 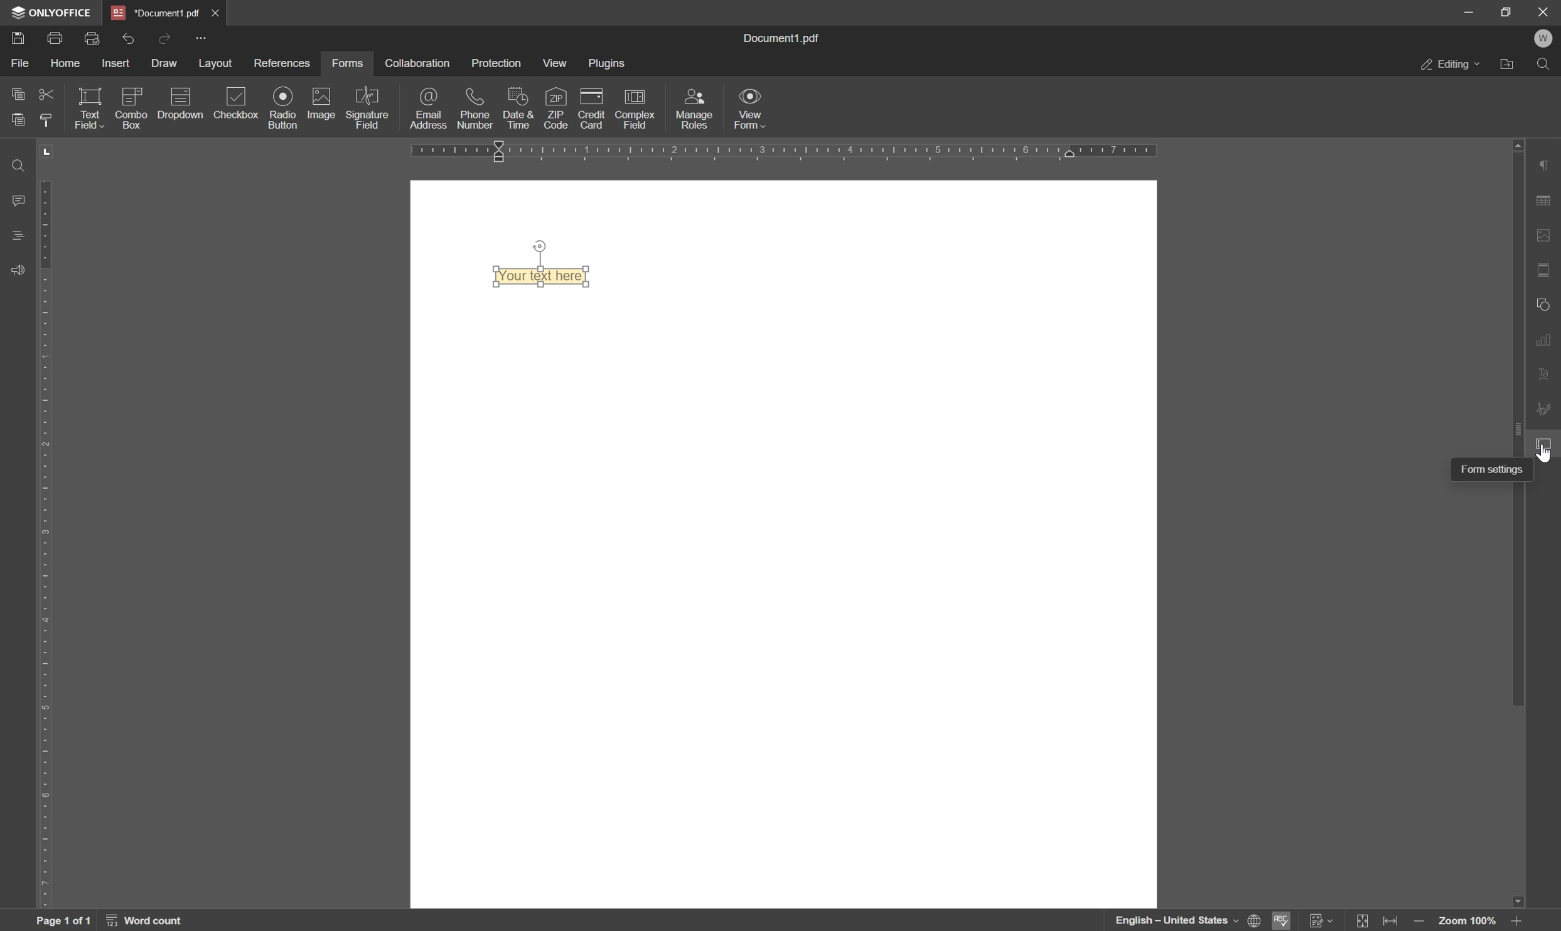 What do you see at coordinates (1469, 922) in the screenshot?
I see `zoom 100%` at bounding box center [1469, 922].